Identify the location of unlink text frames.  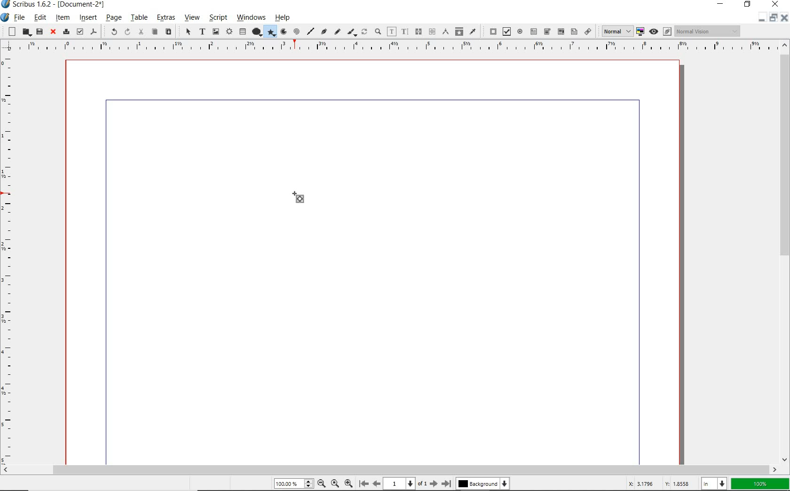
(432, 31).